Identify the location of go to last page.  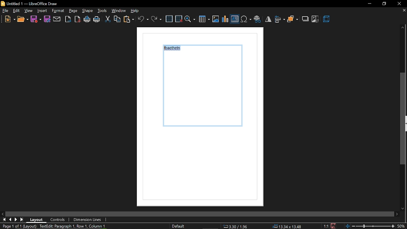
(22, 220).